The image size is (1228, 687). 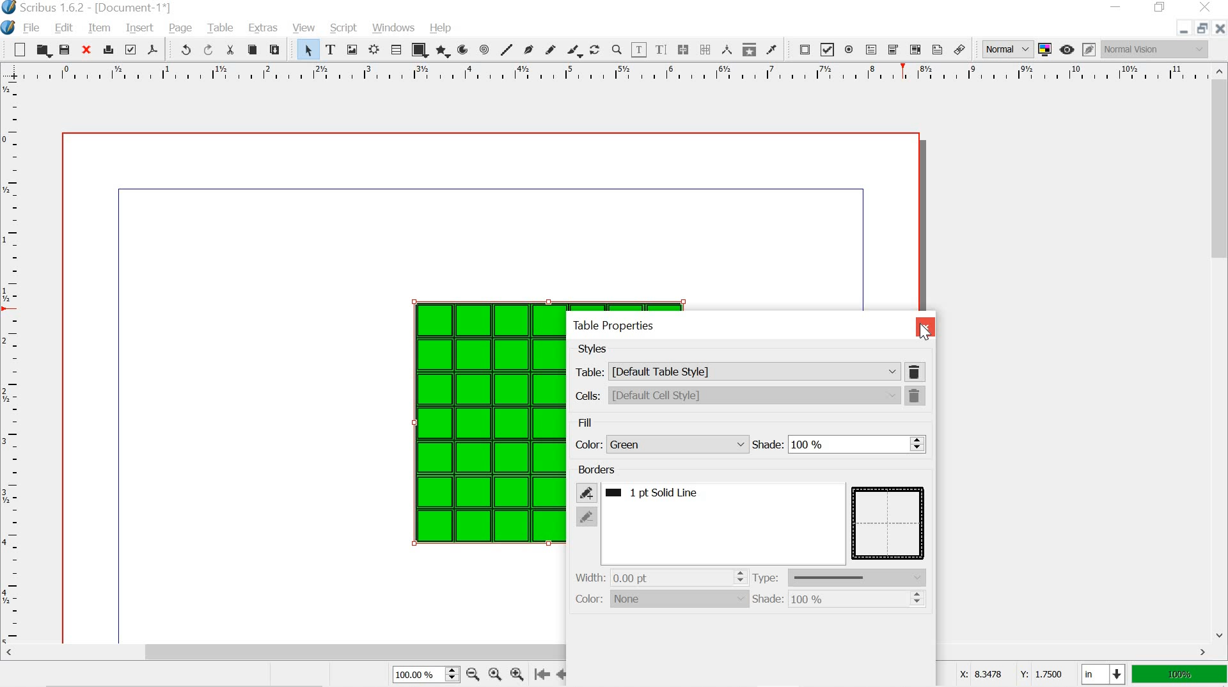 What do you see at coordinates (938, 49) in the screenshot?
I see `text annotation` at bounding box center [938, 49].